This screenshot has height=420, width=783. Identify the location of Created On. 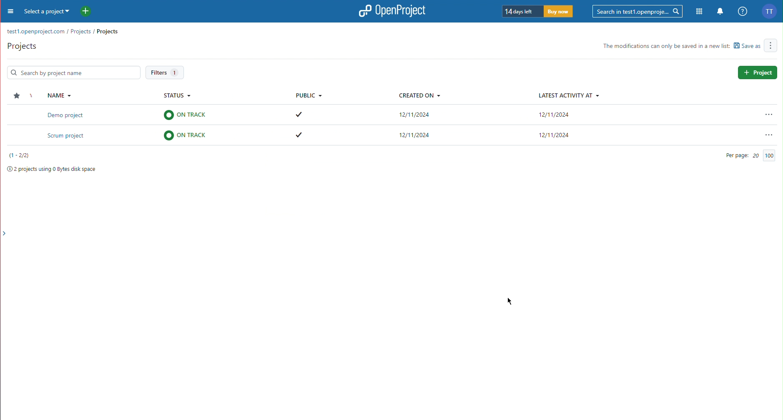
(422, 95).